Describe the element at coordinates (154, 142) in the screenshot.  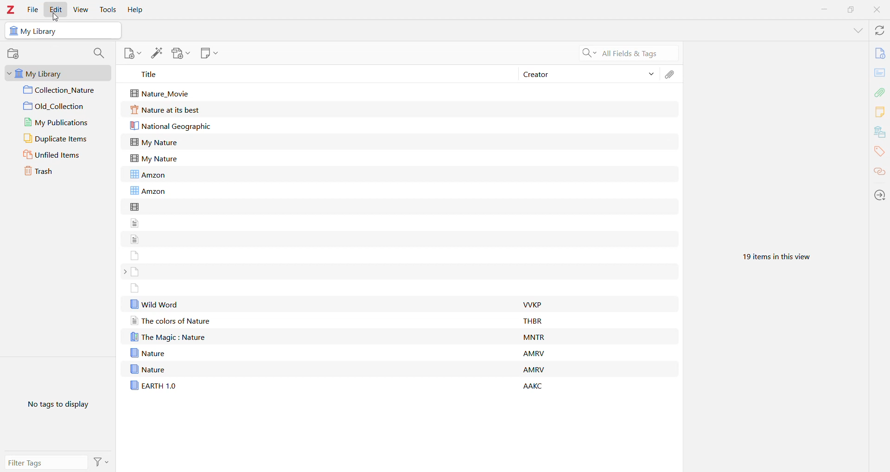
I see `My Nature` at that location.